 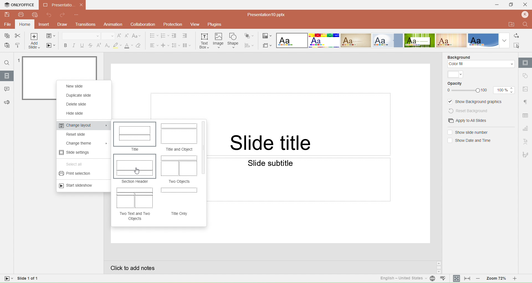 What do you see at coordinates (517, 45) in the screenshot?
I see `Select all` at bounding box center [517, 45].